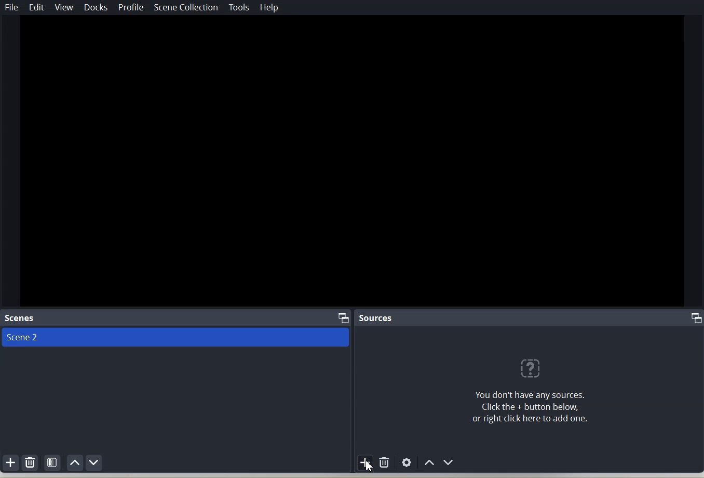 This screenshot has width=704, height=478. What do you see at coordinates (697, 318) in the screenshot?
I see `Maximize` at bounding box center [697, 318].